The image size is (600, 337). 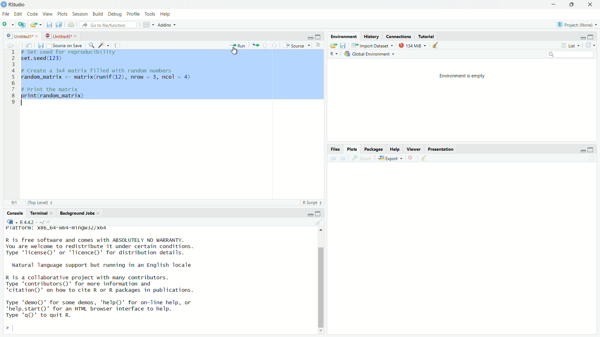 What do you see at coordinates (132, 13) in the screenshot?
I see `Profile` at bounding box center [132, 13].